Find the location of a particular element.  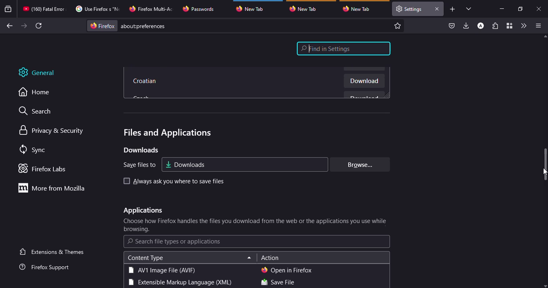

type is located at coordinates (179, 283).